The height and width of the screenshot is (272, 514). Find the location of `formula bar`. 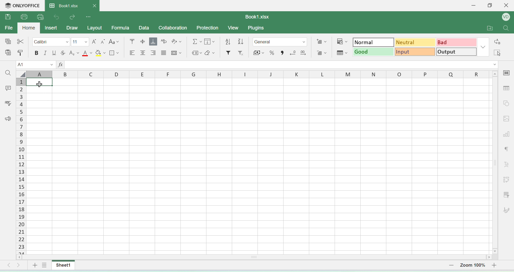

formula bar is located at coordinates (278, 65).